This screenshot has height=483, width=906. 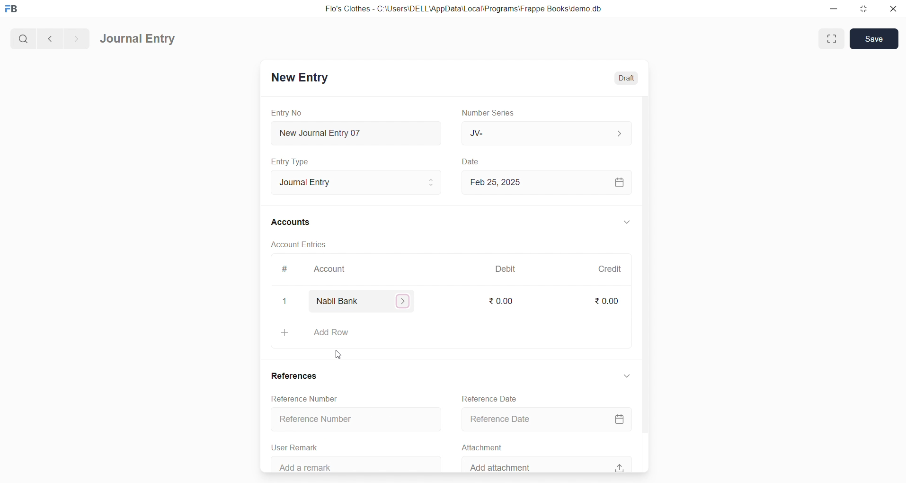 I want to click on minimize, so click(x=833, y=9).